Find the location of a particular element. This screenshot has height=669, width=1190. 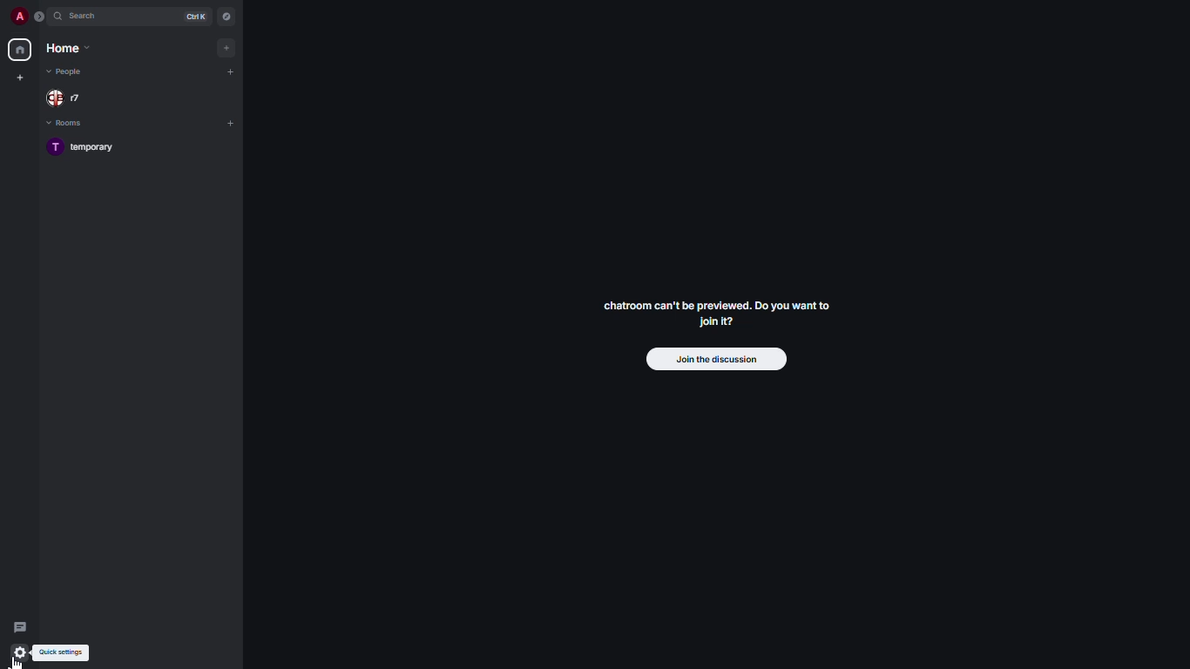

expand is located at coordinates (41, 17).